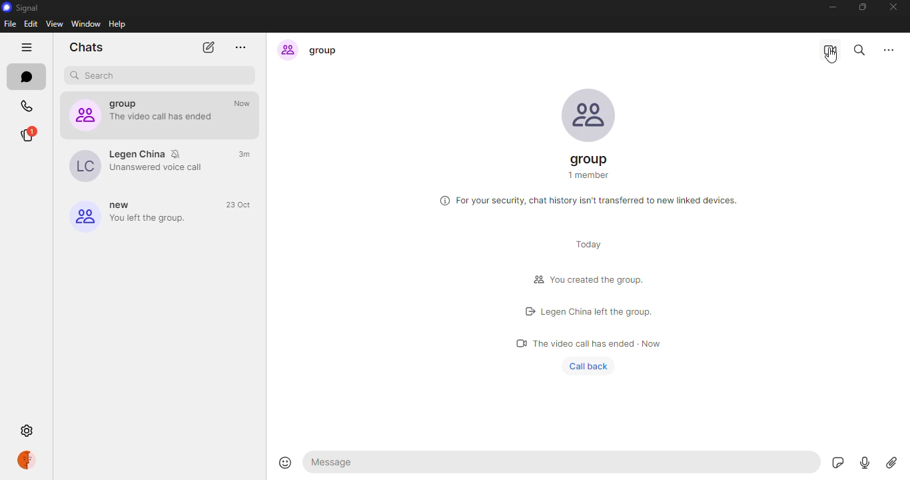 The height and width of the screenshot is (480, 910). Describe the element at coordinates (528, 312) in the screenshot. I see `left logo` at that location.